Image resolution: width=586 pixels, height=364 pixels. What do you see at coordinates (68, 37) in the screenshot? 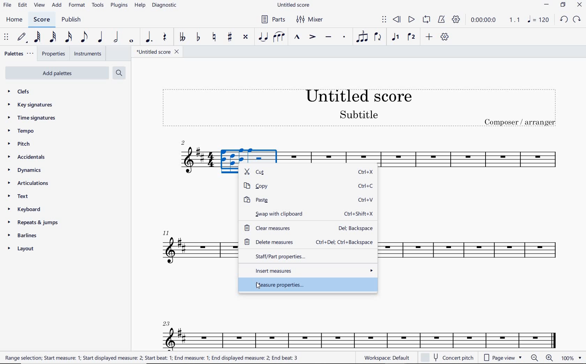
I see `16TH NOTE` at bounding box center [68, 37].